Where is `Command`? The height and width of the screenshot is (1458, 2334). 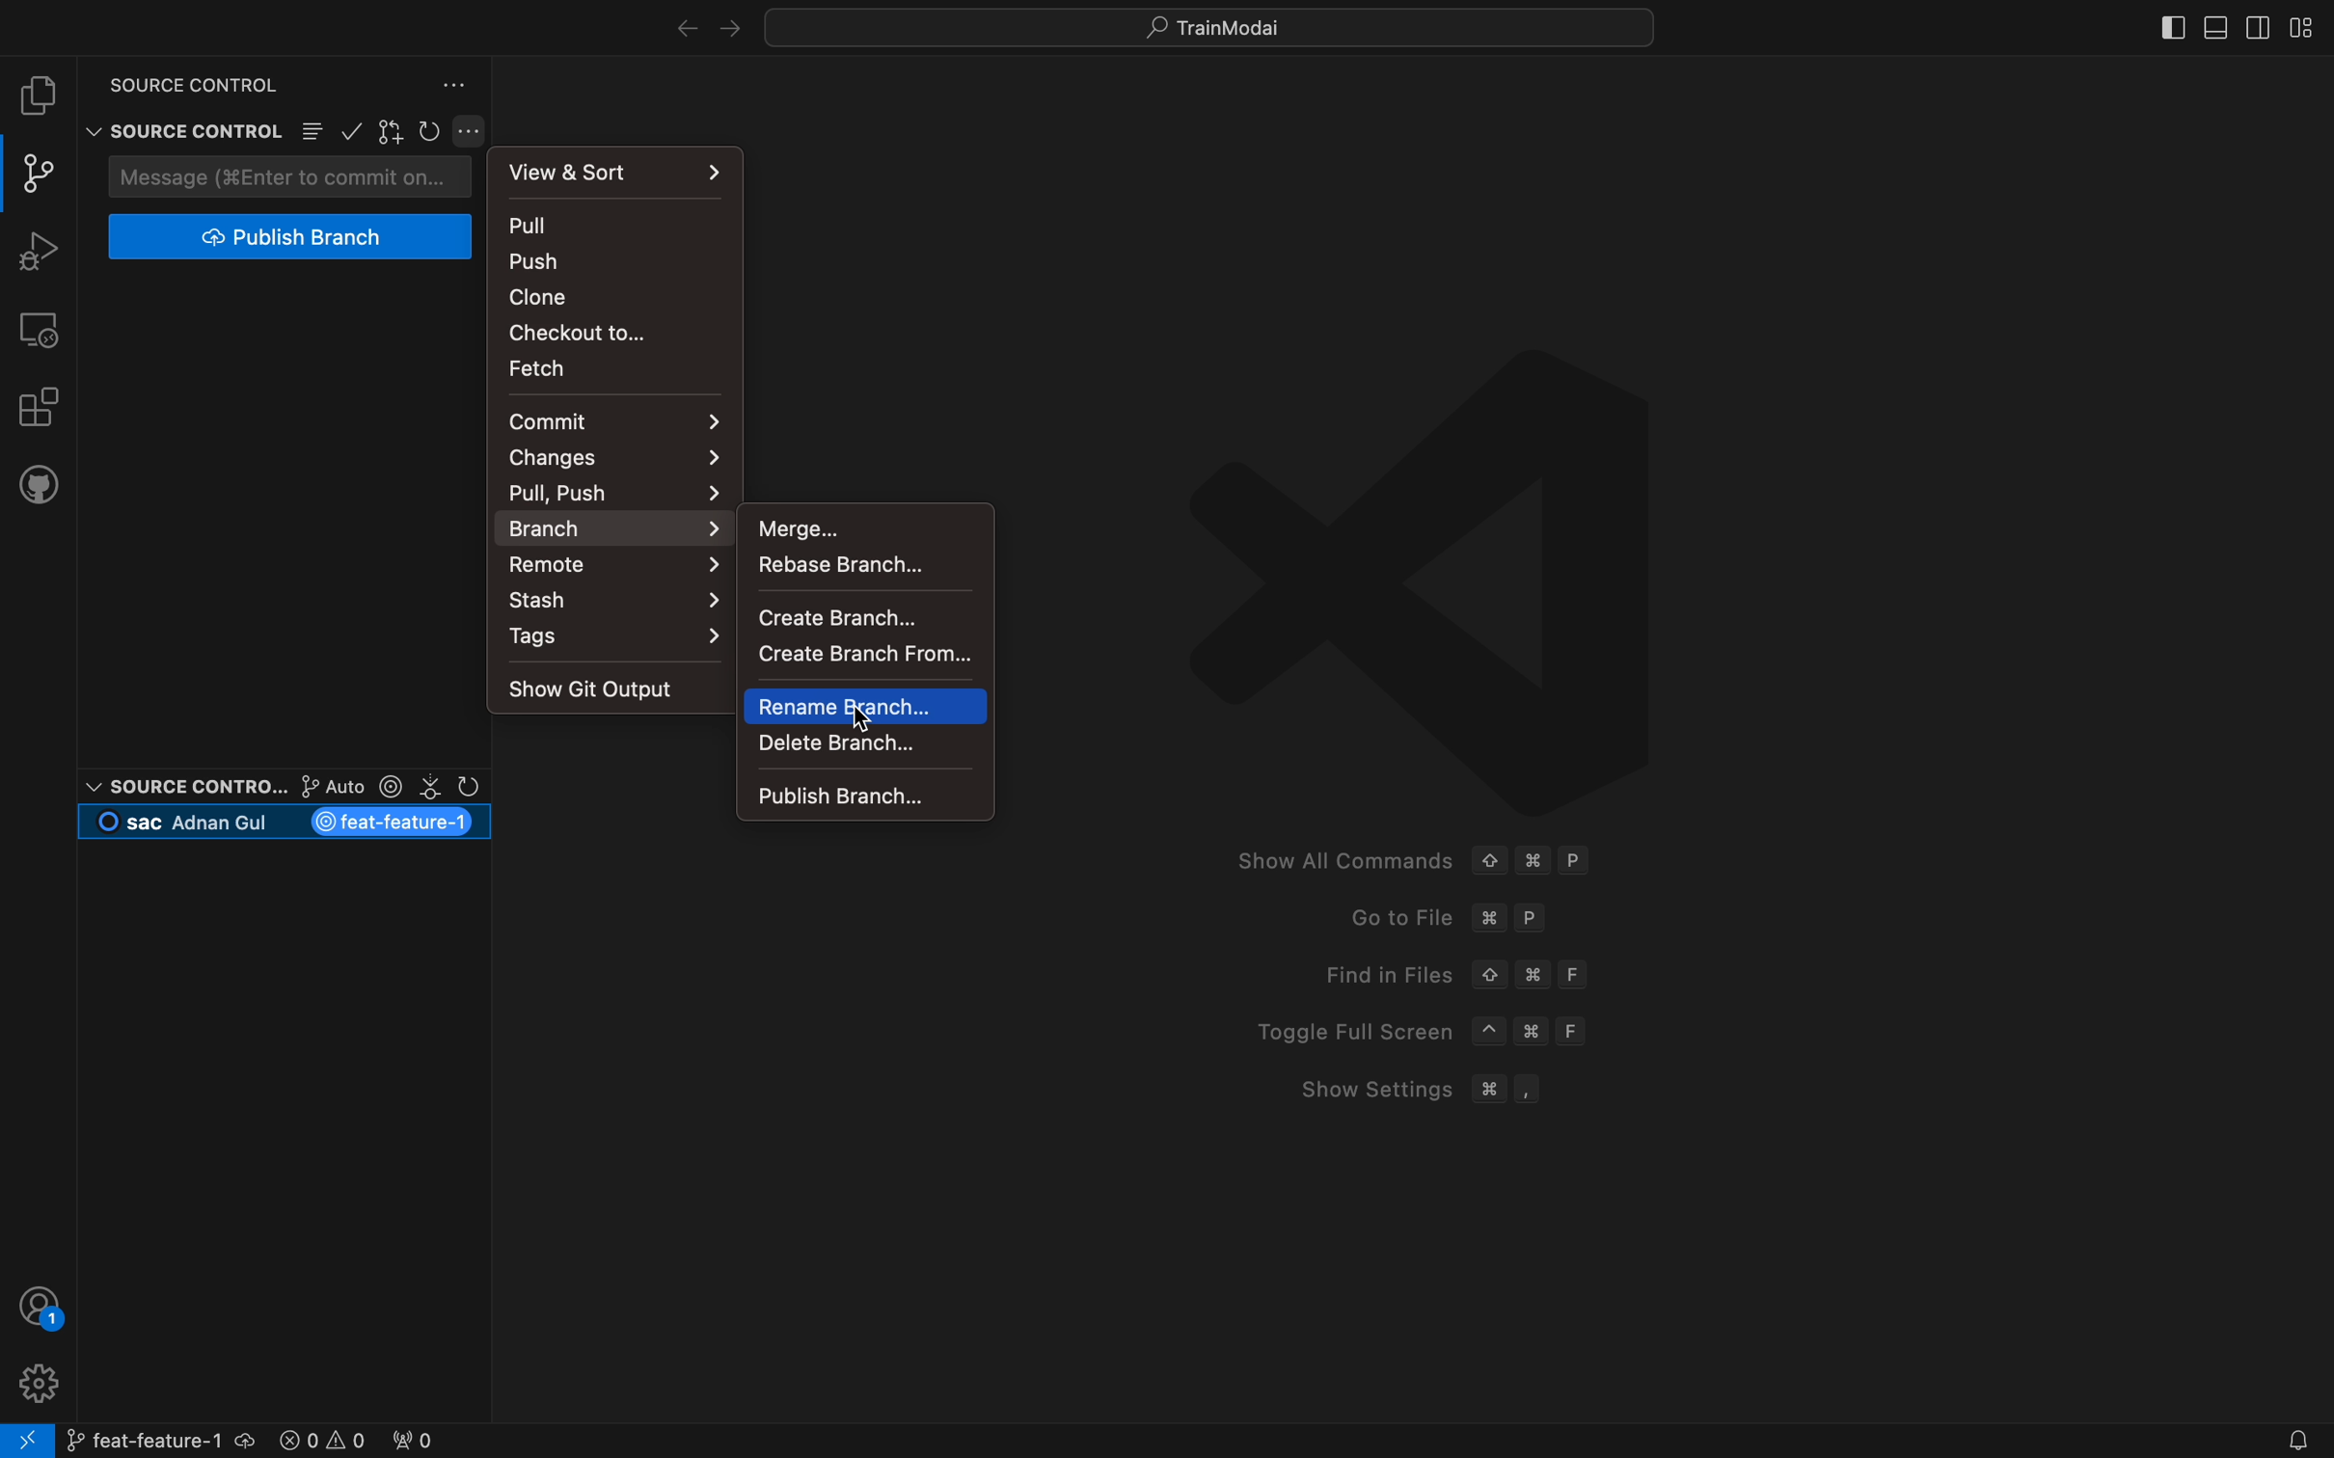 Command is located at coordinates (1538, 1035).